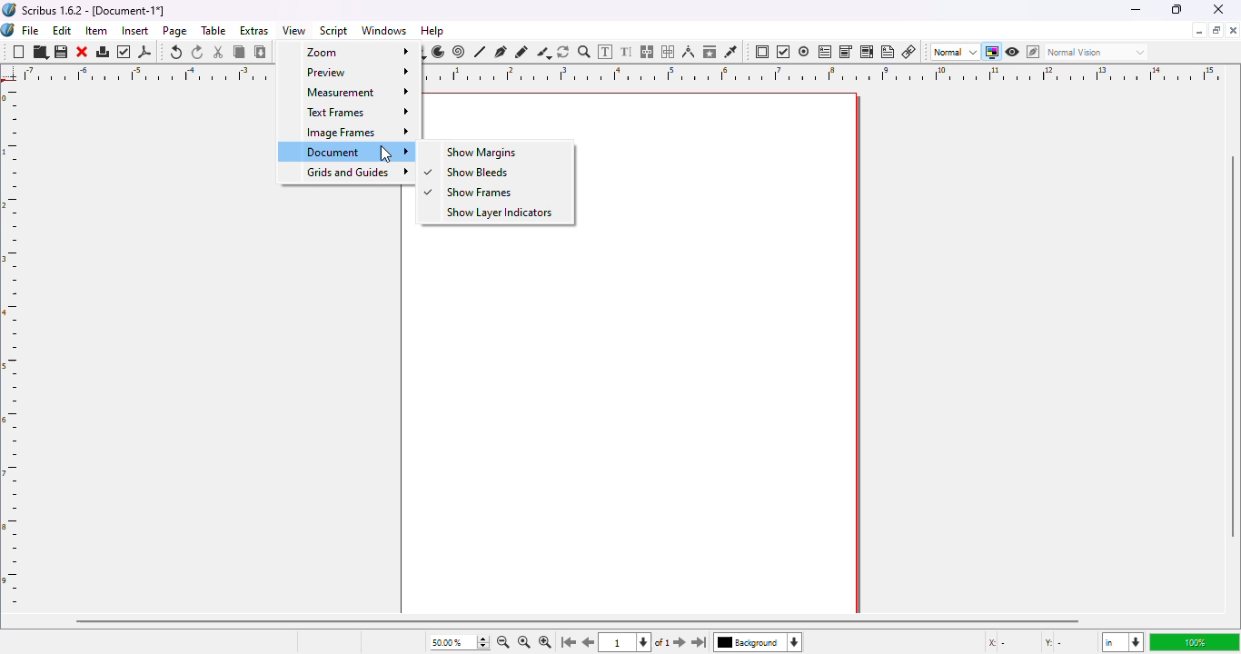  Describe the element at coordinates (627, 52) in the screenshot. I see `edit text with story editor` at that location.